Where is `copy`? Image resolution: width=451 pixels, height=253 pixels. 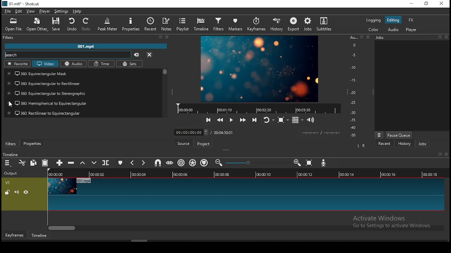
copy is located at coordinates (35, 162).